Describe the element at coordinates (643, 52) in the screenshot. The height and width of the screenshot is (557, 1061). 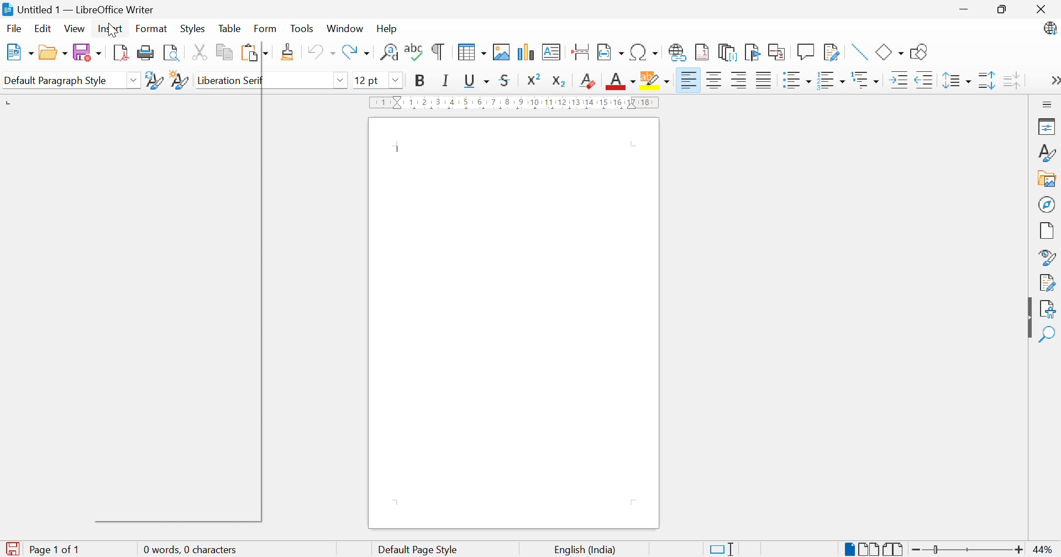
I see `Insert special characters` at that location.